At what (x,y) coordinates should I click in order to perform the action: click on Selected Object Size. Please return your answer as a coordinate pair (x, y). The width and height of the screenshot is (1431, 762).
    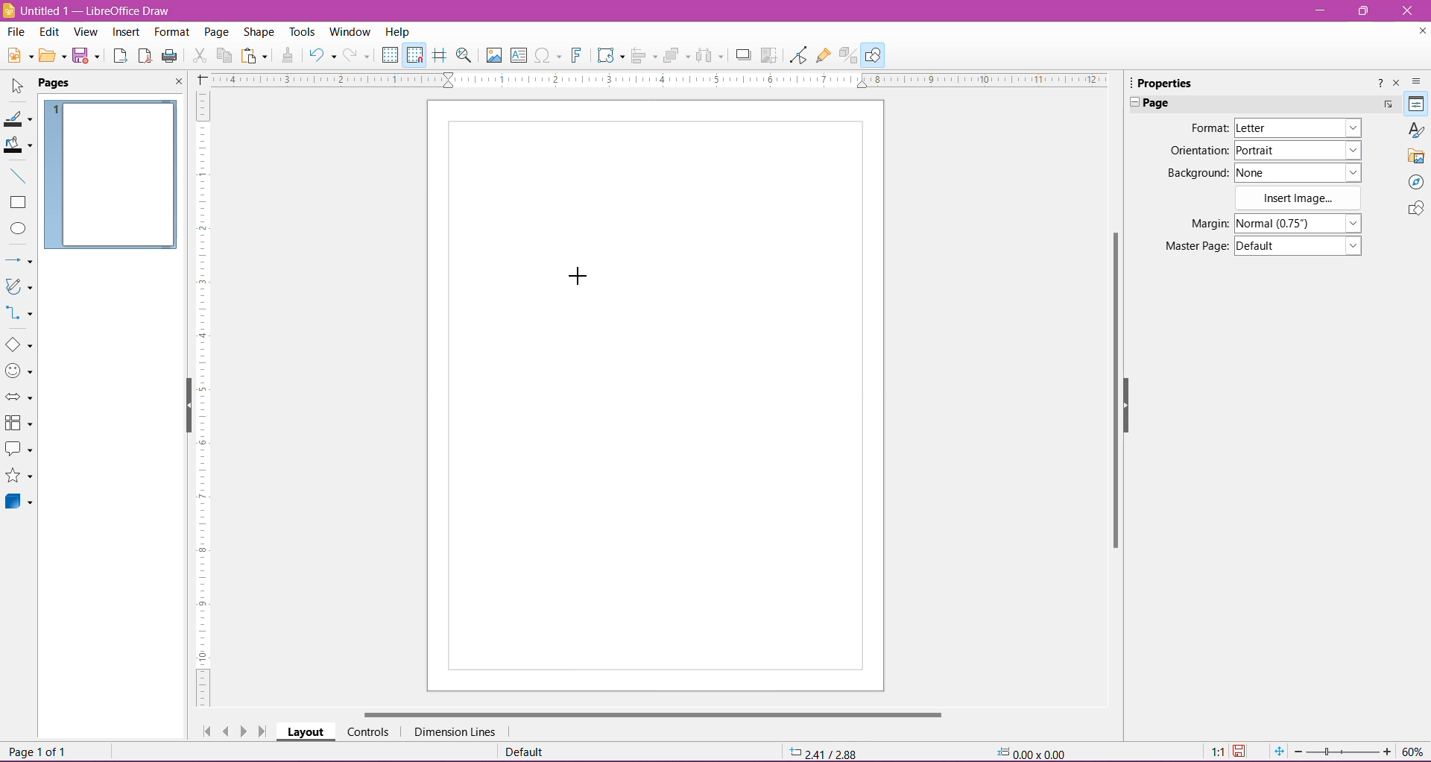
    Looking at the image, I should click on (1029, 751).